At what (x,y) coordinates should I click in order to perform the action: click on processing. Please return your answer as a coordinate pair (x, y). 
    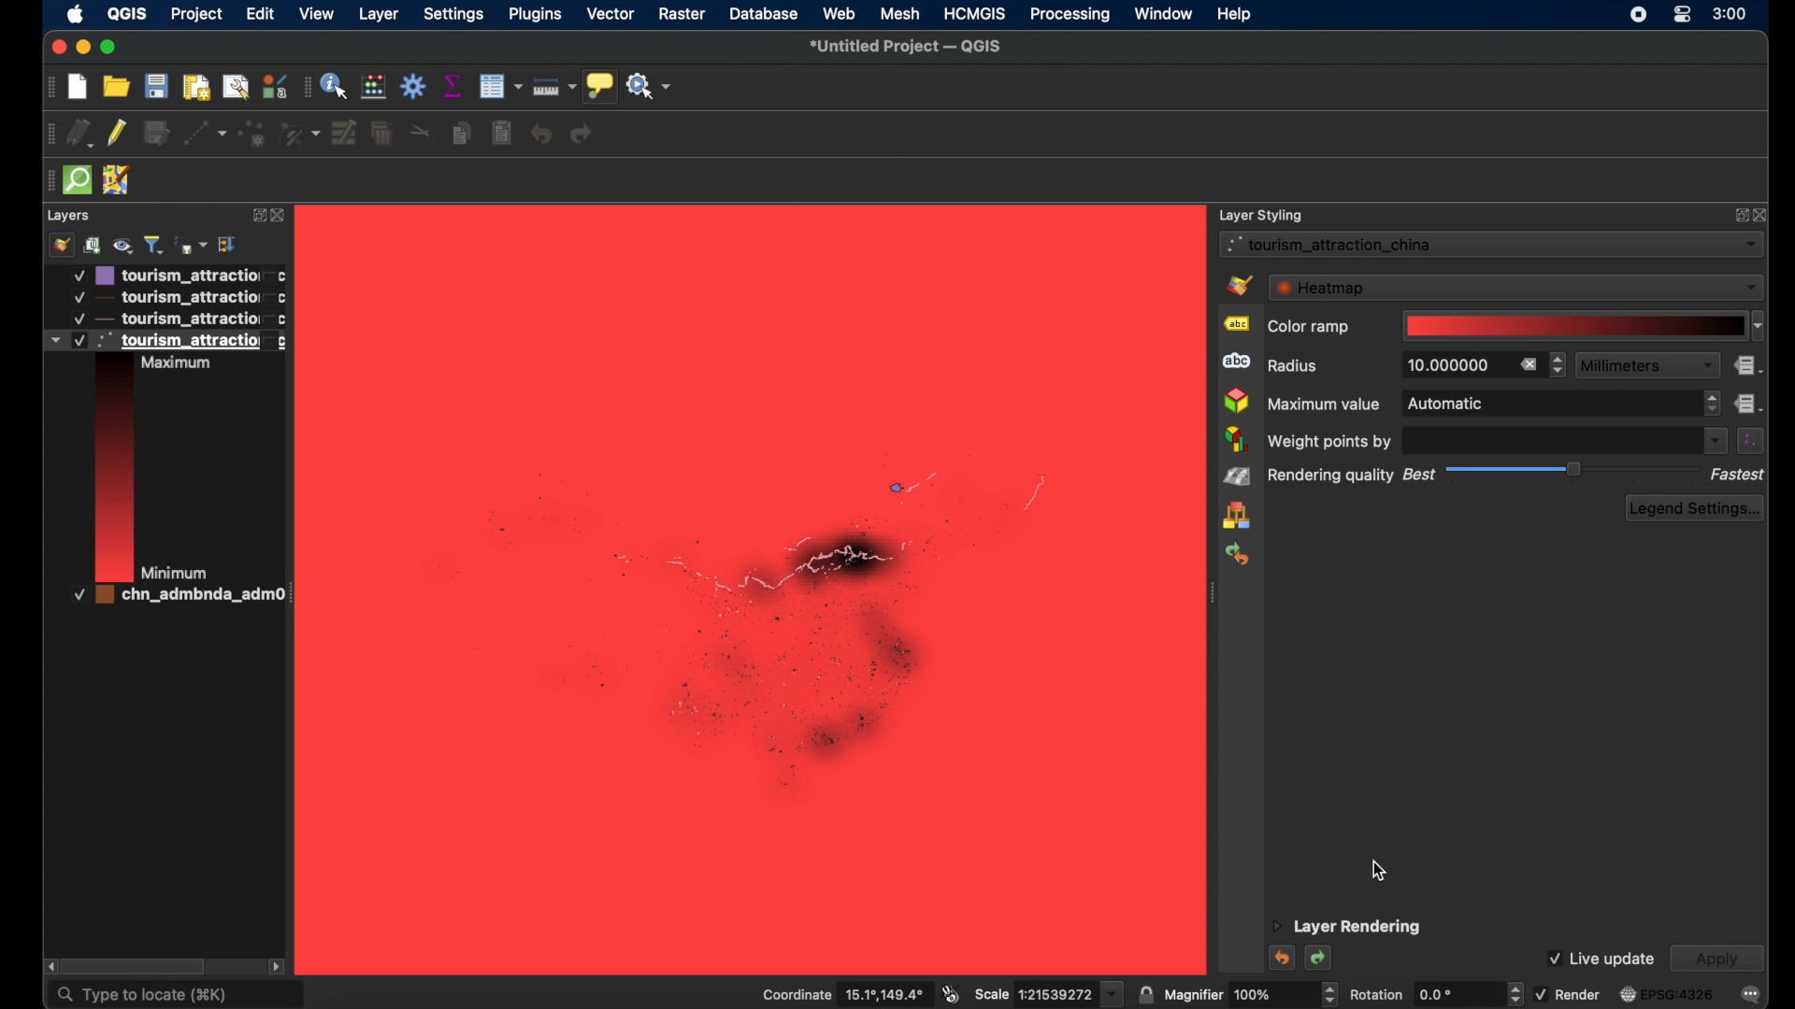
    Looking at the image, I should click on (1069, 15).